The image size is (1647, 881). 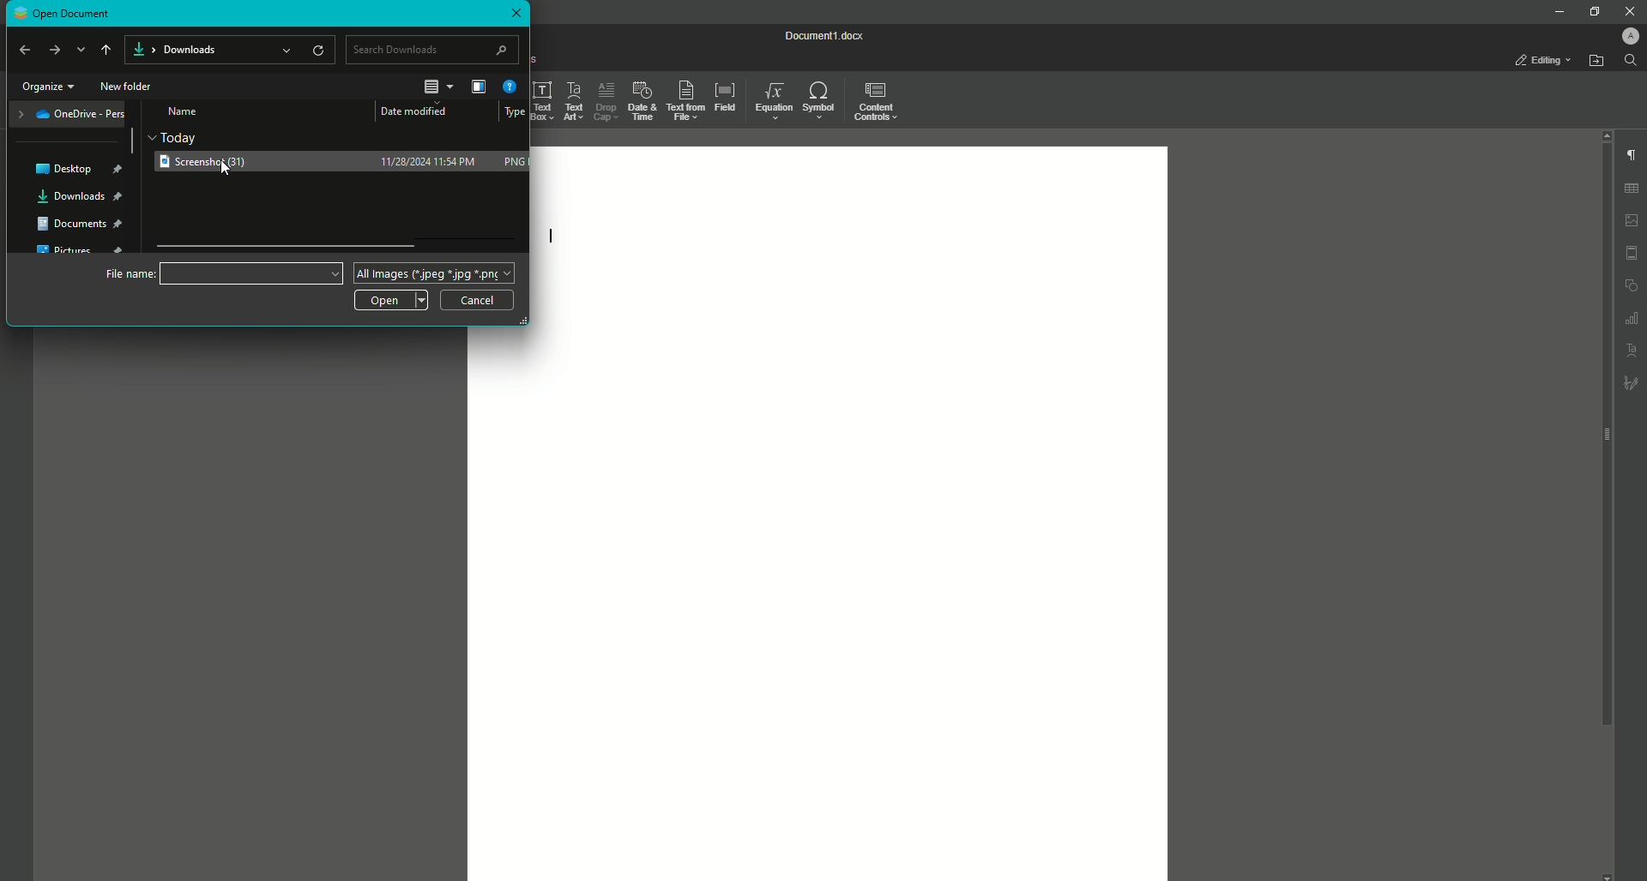 What do you see at coordinates (516, 113) in the screenshot?
I see `Type` at bounding box center [516, 113].